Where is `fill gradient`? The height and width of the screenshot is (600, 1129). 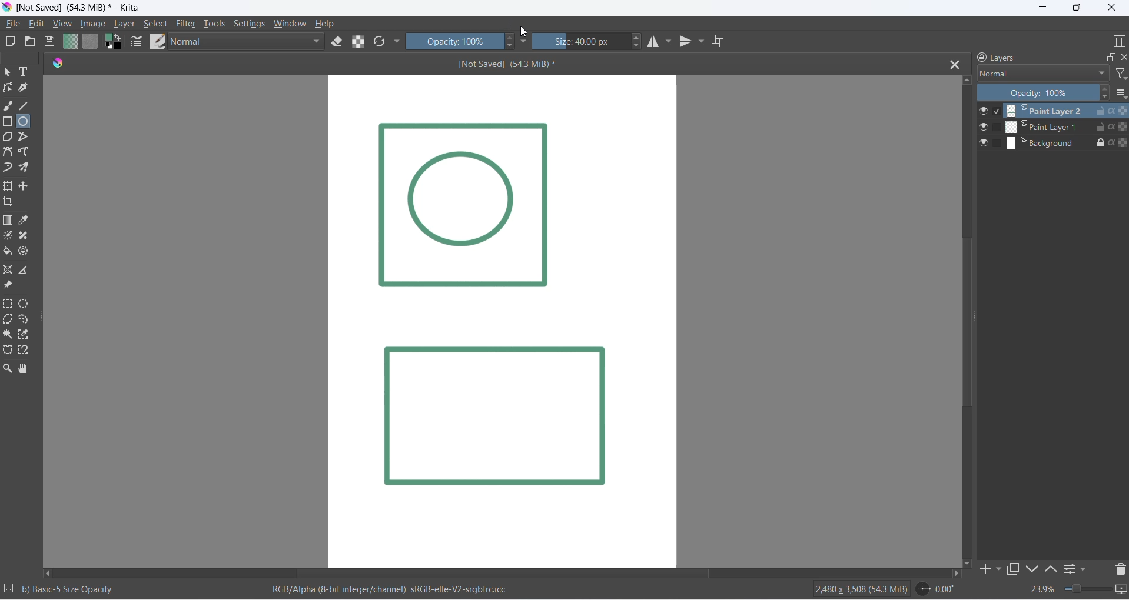
fill gradient is located at coordinates (71, 42).